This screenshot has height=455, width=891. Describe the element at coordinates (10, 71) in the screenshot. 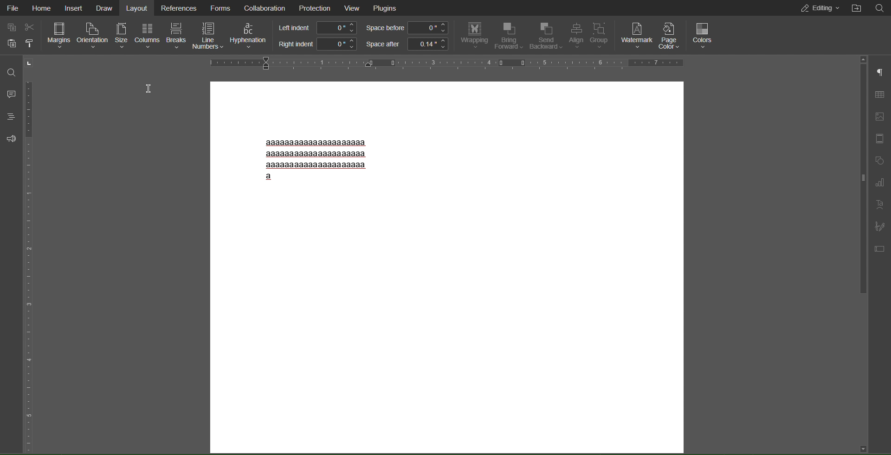

I see `Search` at that location.